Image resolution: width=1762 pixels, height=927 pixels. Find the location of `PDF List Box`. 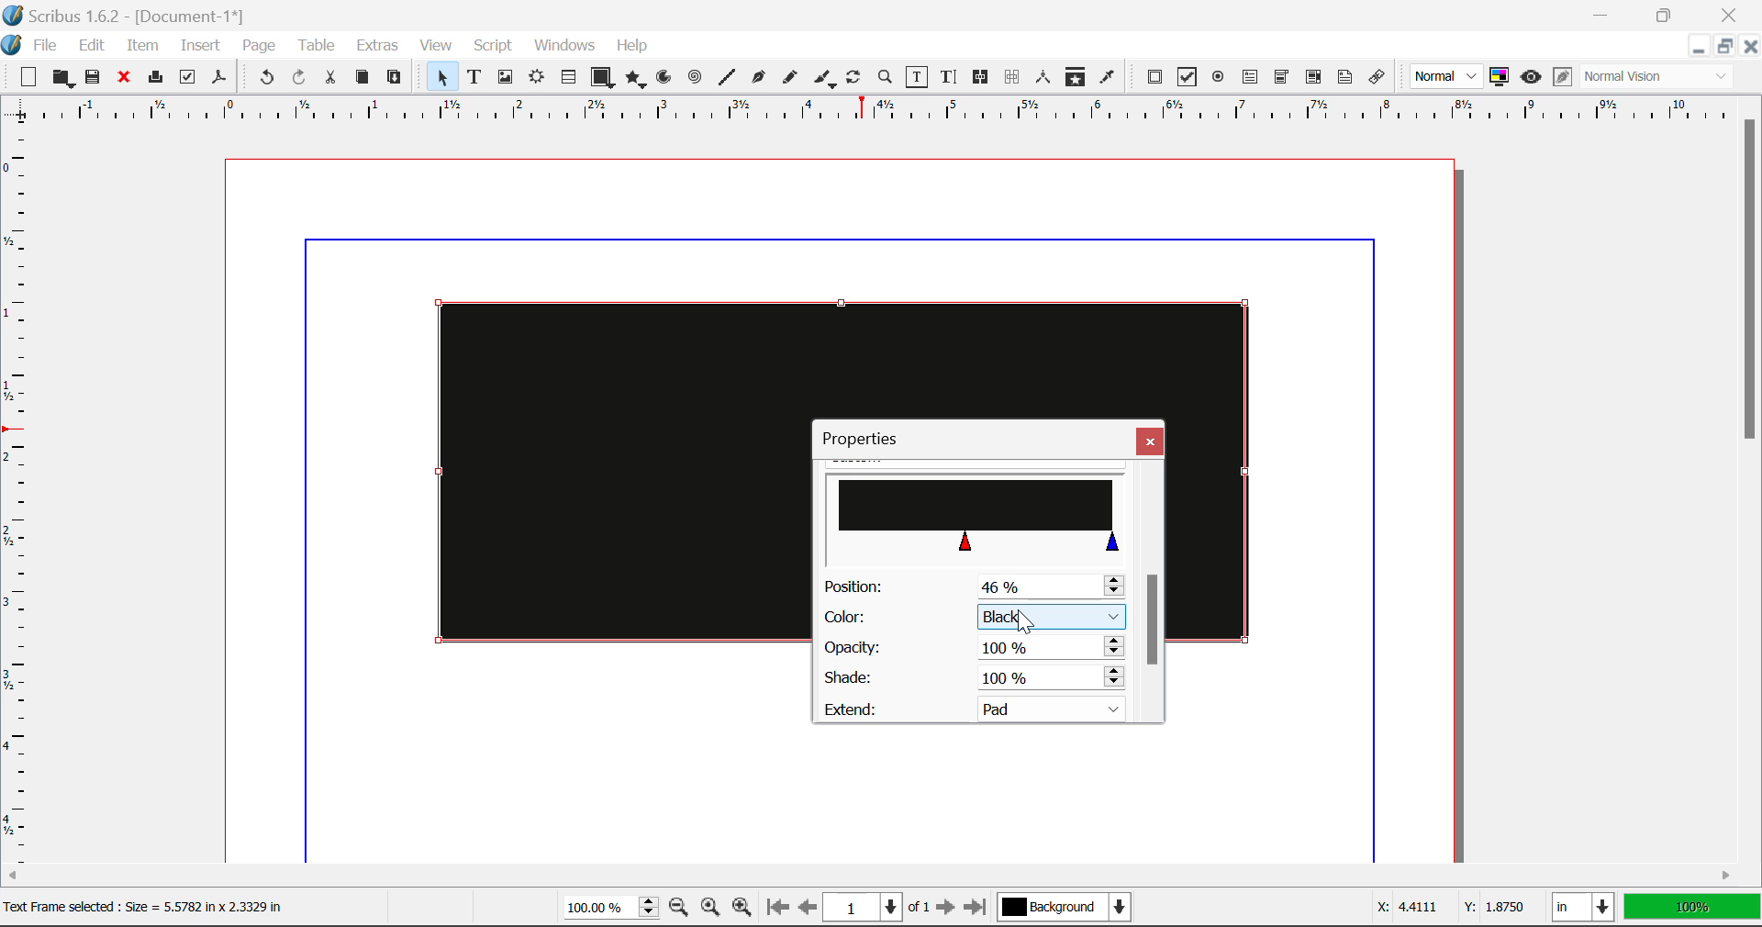

PDF List Box is located at coordinates (1314, 77).